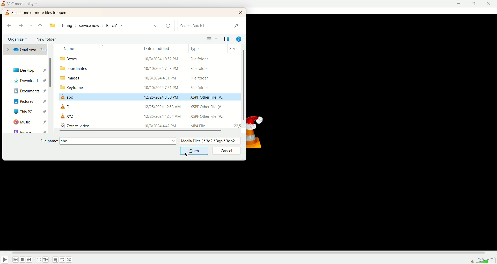 The height and width of the screenshot is (264, 497). I want to click on downloads, so click(29, 81).